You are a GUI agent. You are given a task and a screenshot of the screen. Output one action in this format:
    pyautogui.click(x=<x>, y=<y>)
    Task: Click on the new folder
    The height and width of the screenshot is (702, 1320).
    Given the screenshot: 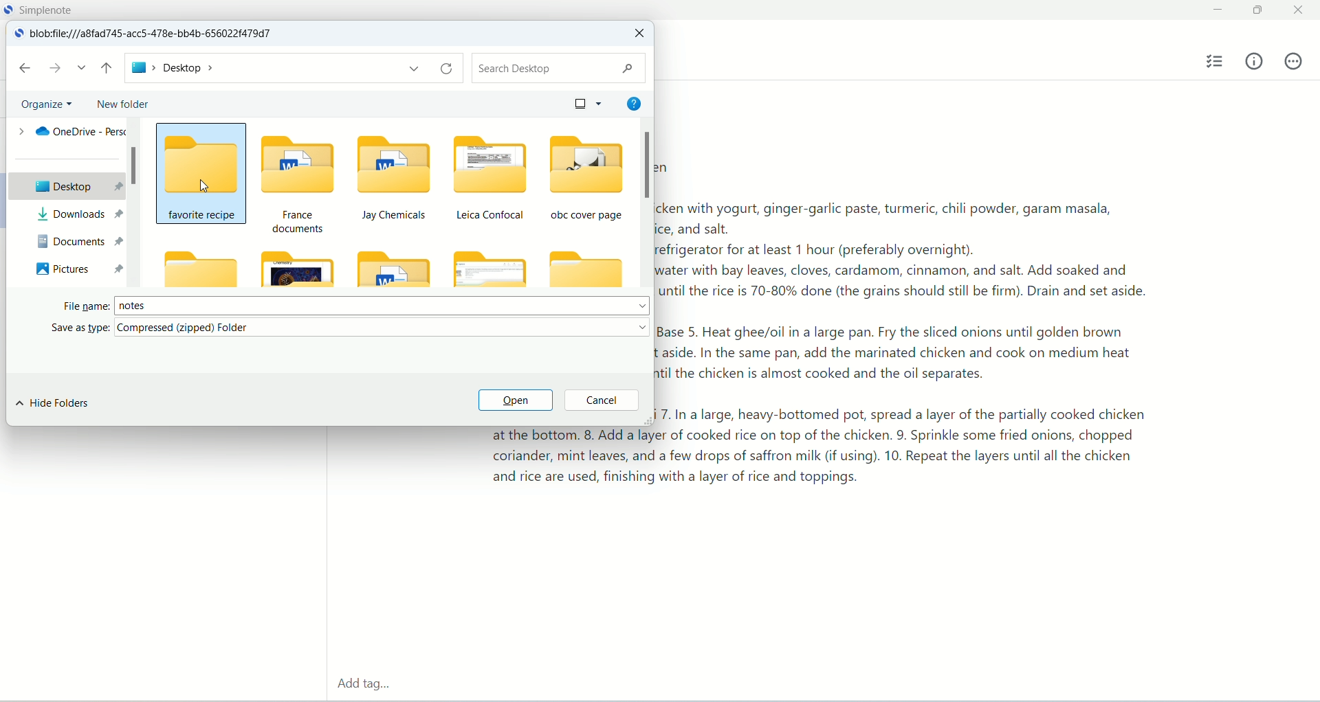 What is the action you would take?
    pyautogui.click(x=121, y=104)
    